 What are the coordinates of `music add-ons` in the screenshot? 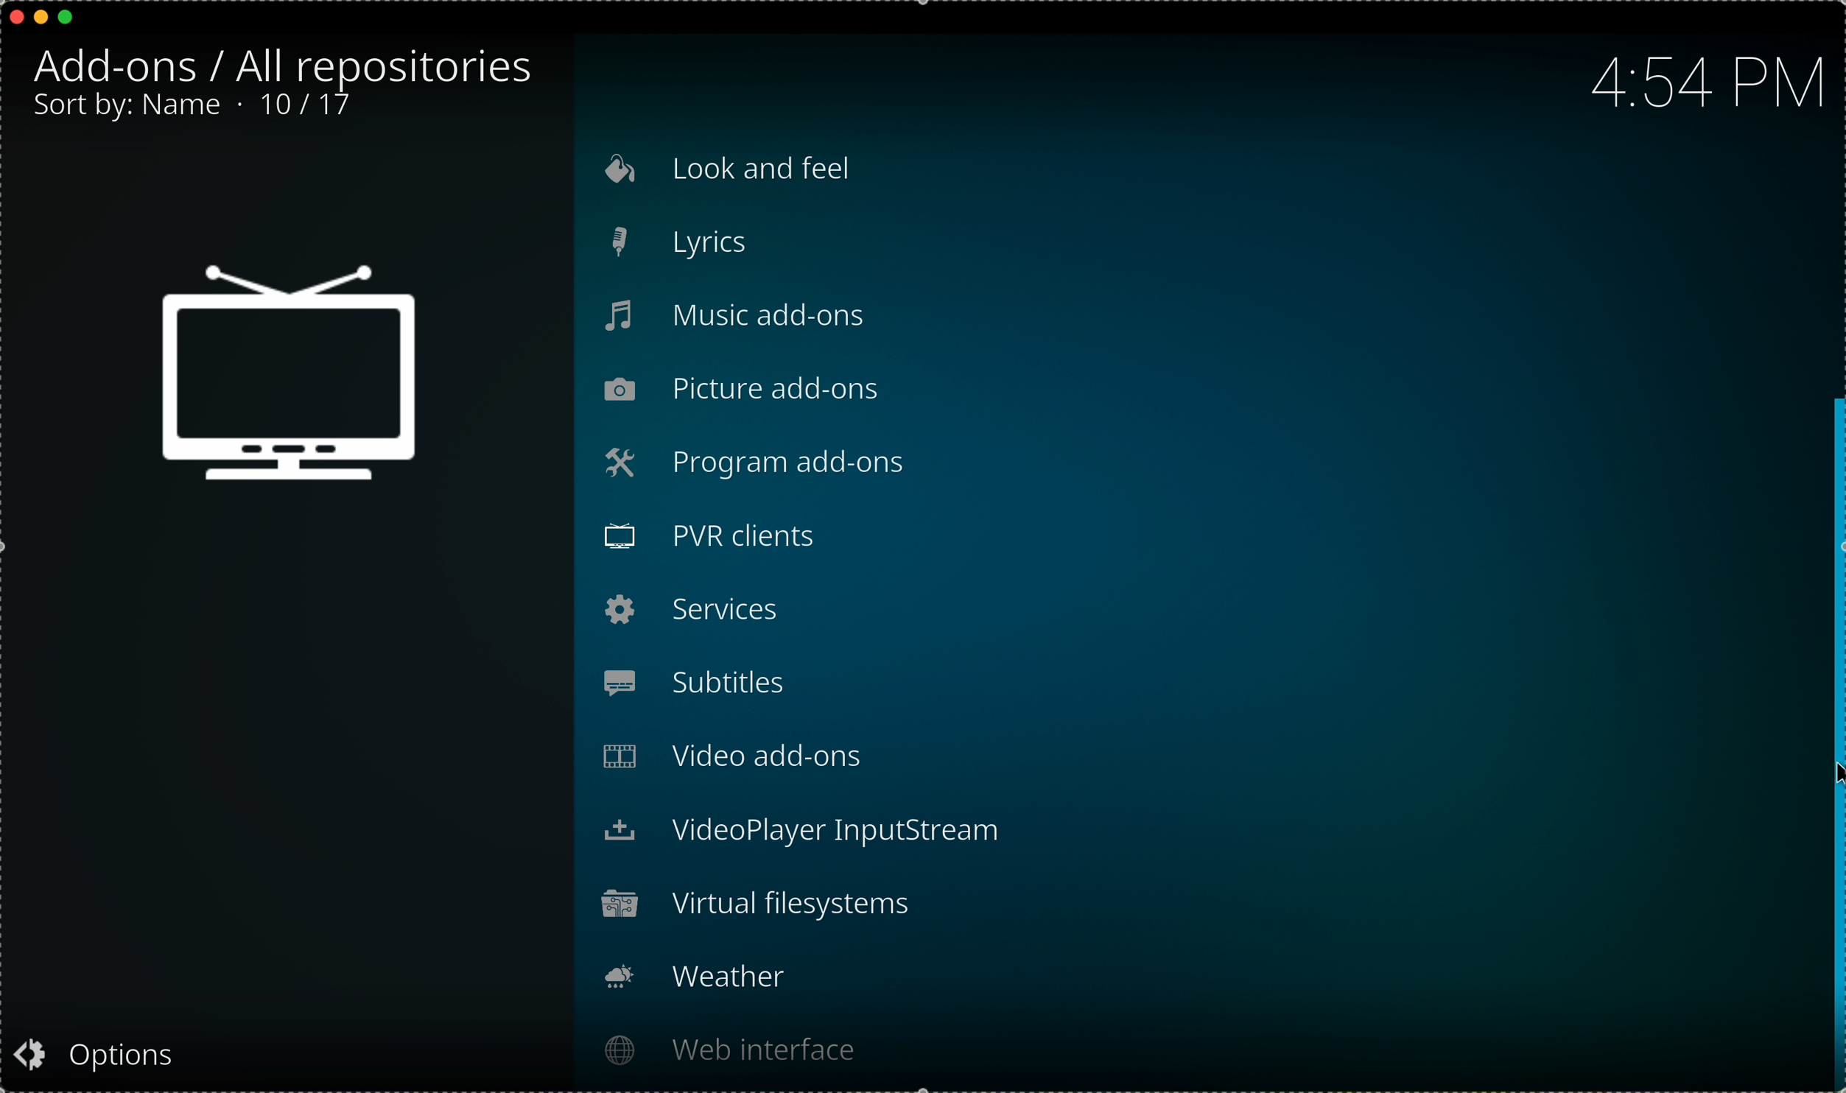 It's located at (743, 317).